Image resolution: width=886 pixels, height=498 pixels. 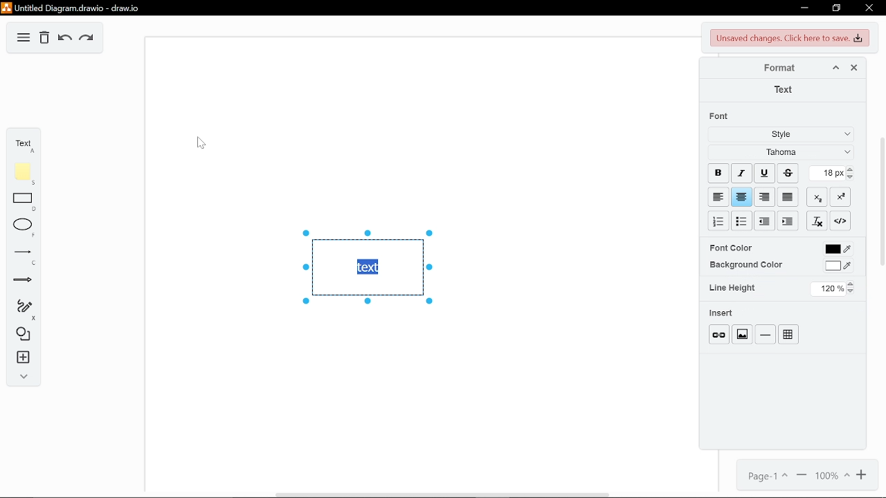 I want to click on diagram, so click(x=24, y=37).